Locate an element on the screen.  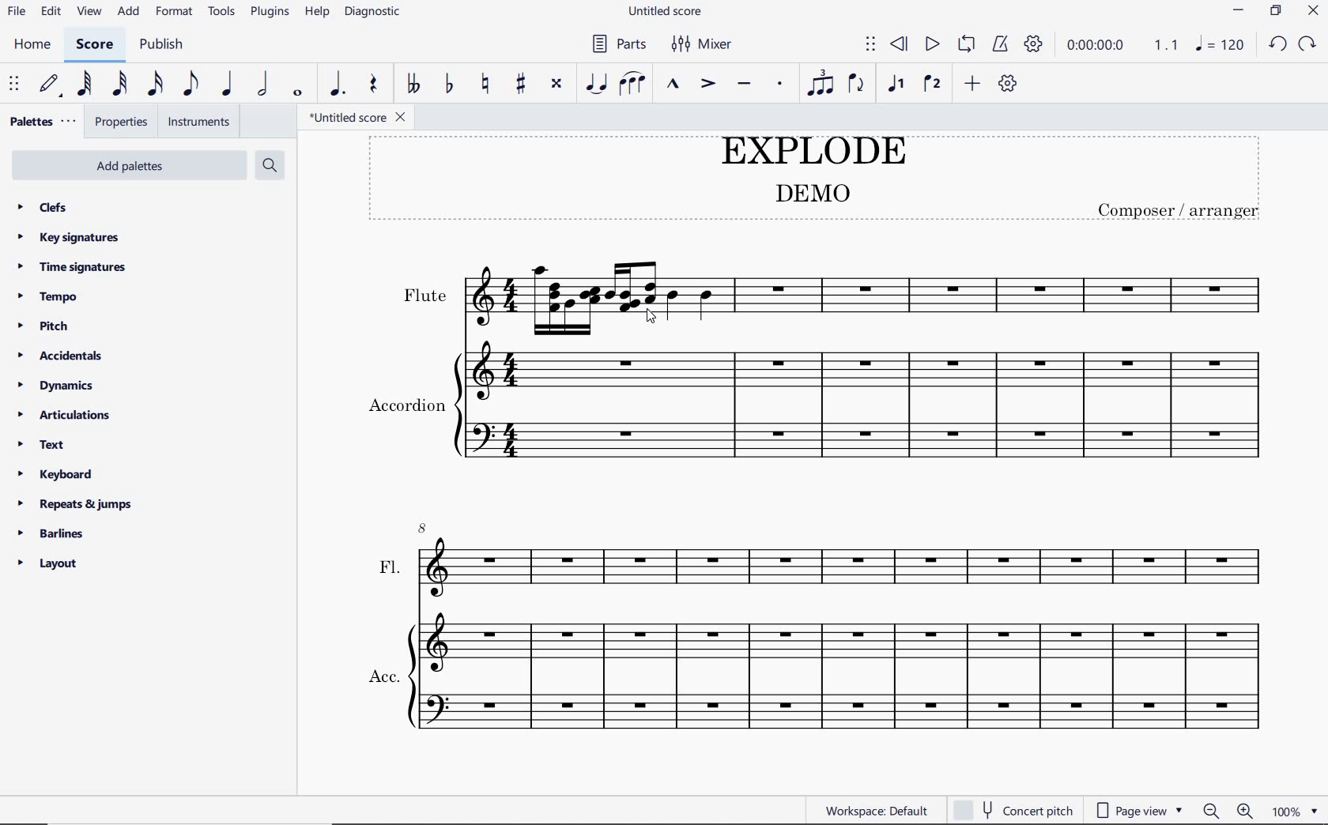
keyboard is located at coordinates (55, 475).